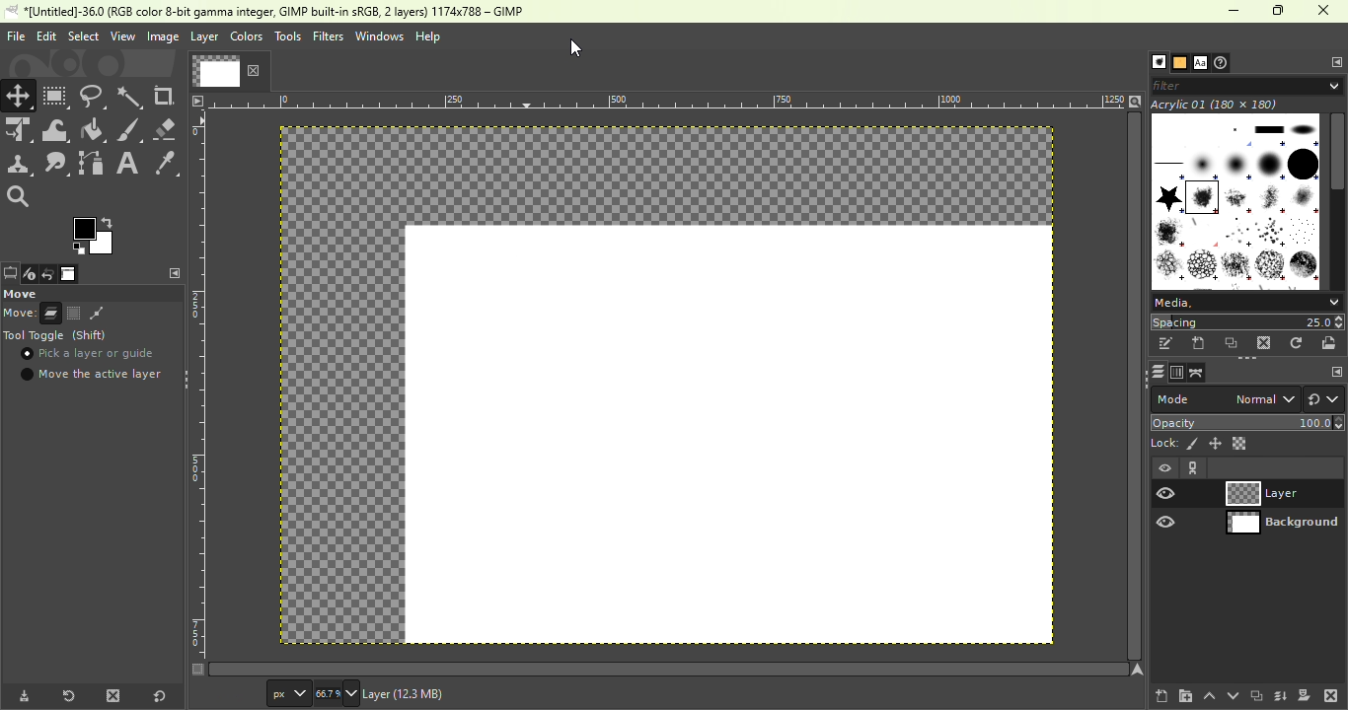  I want to click on Close, so click(1326, 12).